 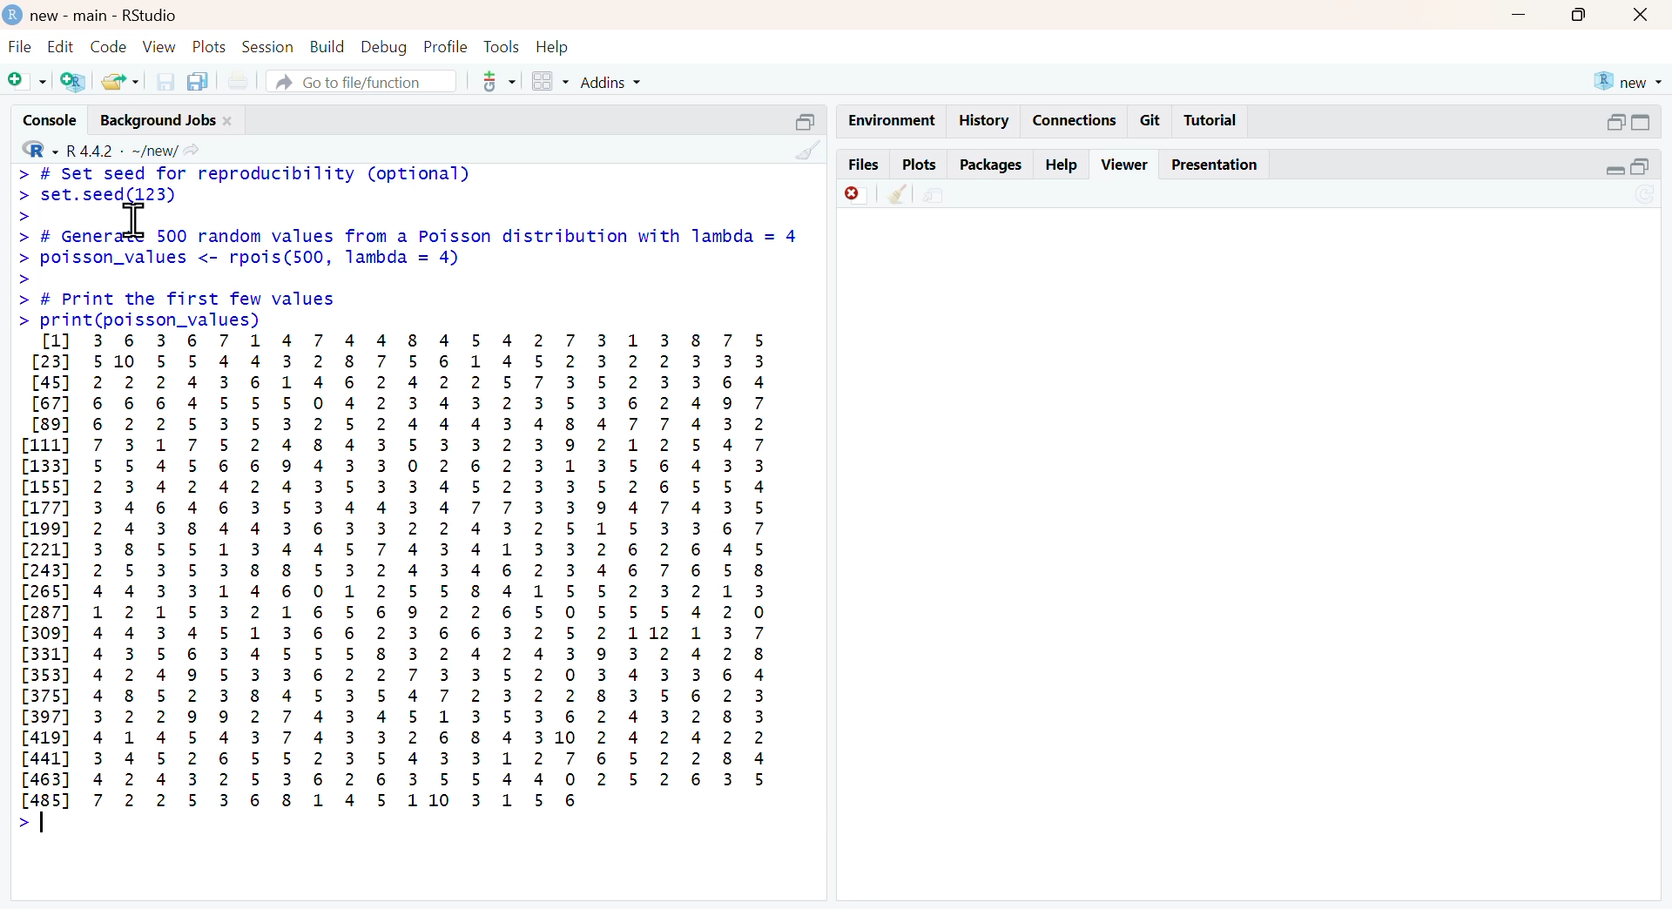 I want to click on sync, so click(x=1645, y=194).